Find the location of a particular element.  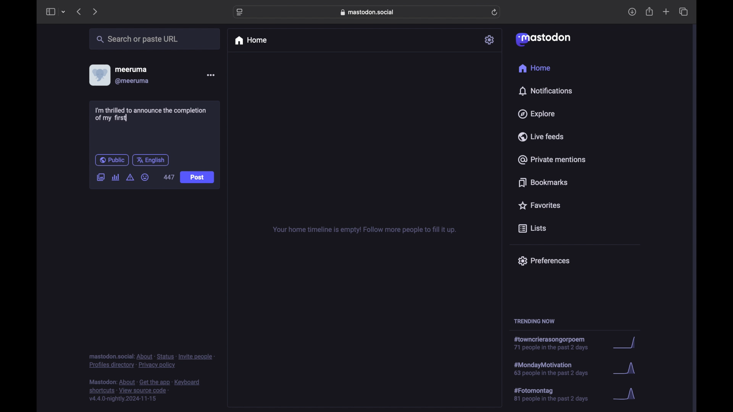

next is located at coordinates (95, 12).